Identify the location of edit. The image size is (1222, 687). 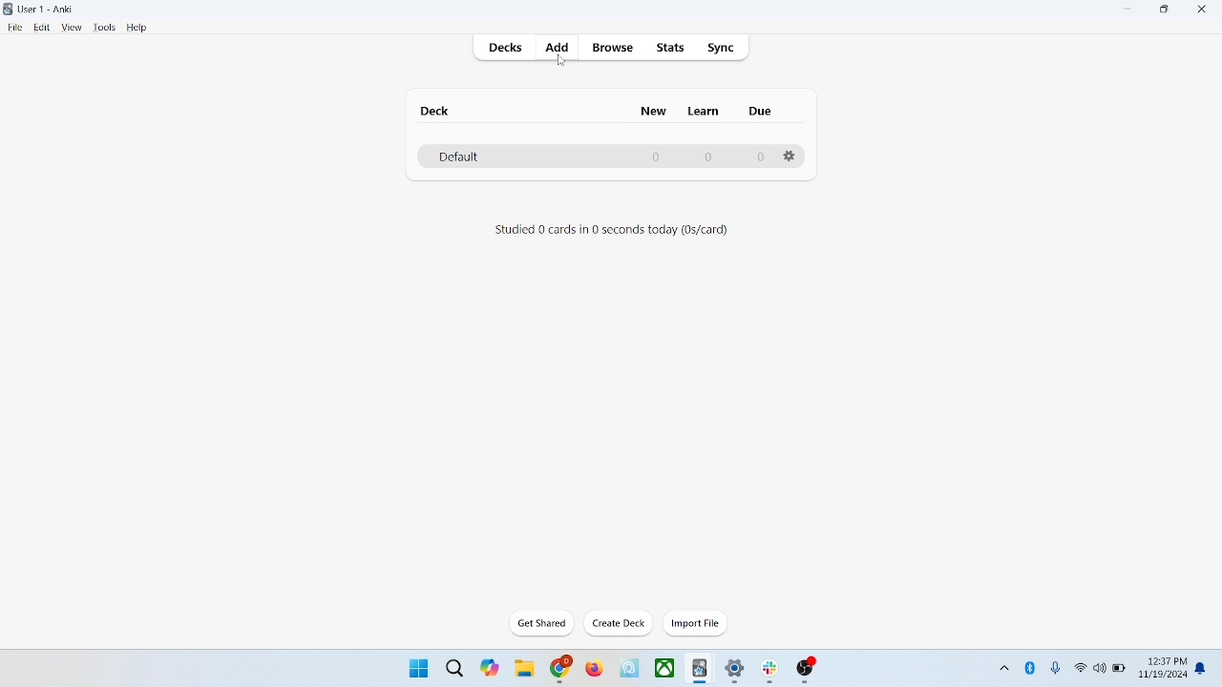
(43, 27).